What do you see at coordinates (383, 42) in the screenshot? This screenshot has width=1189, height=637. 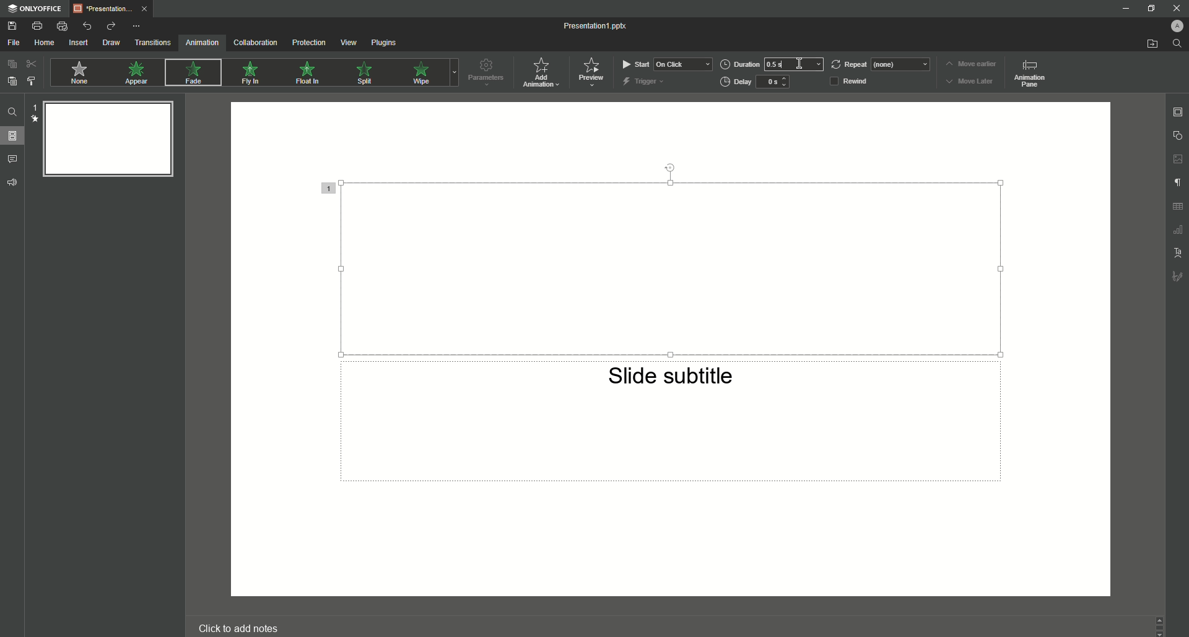 I see `Plugins` at bounding box center [383, 42].